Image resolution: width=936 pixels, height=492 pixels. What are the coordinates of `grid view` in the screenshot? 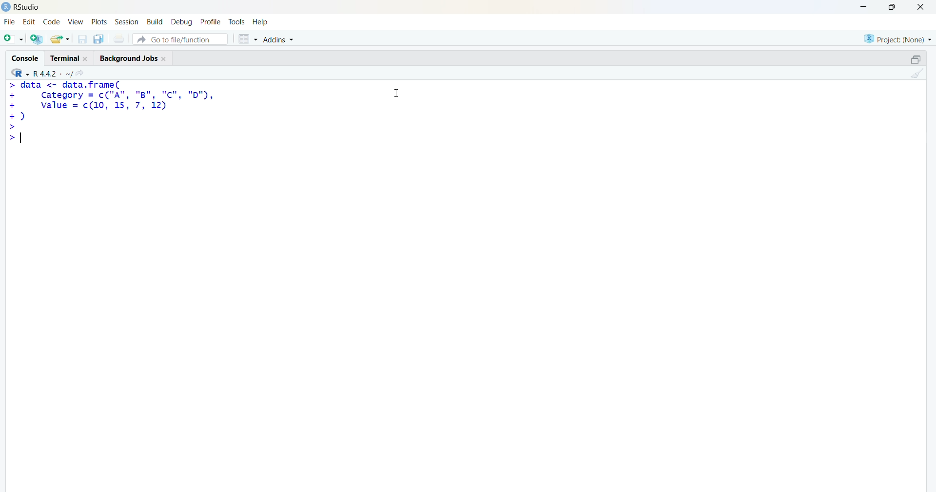 It's located at (247, 38).